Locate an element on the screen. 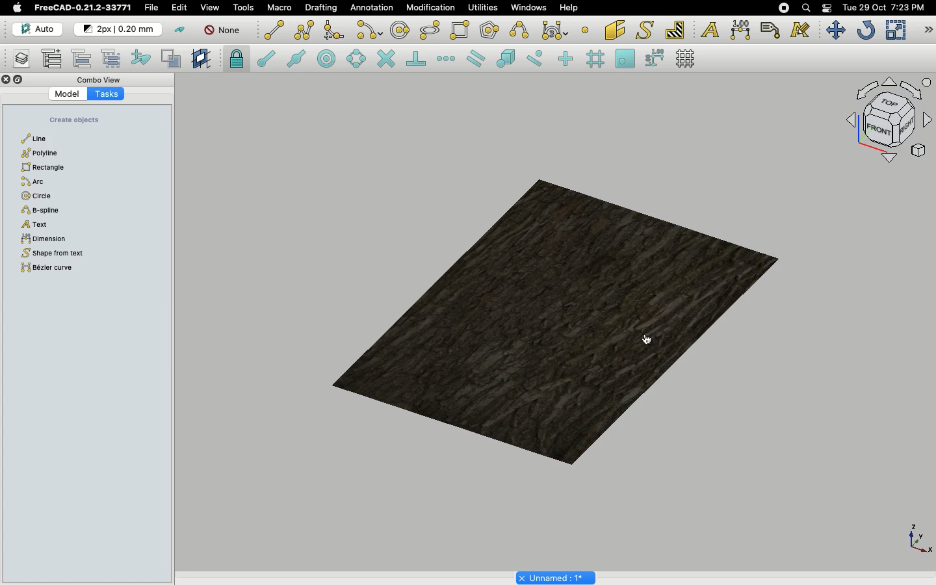 The image size is (936, 585). Drafting is located at coordinates (322, 8).